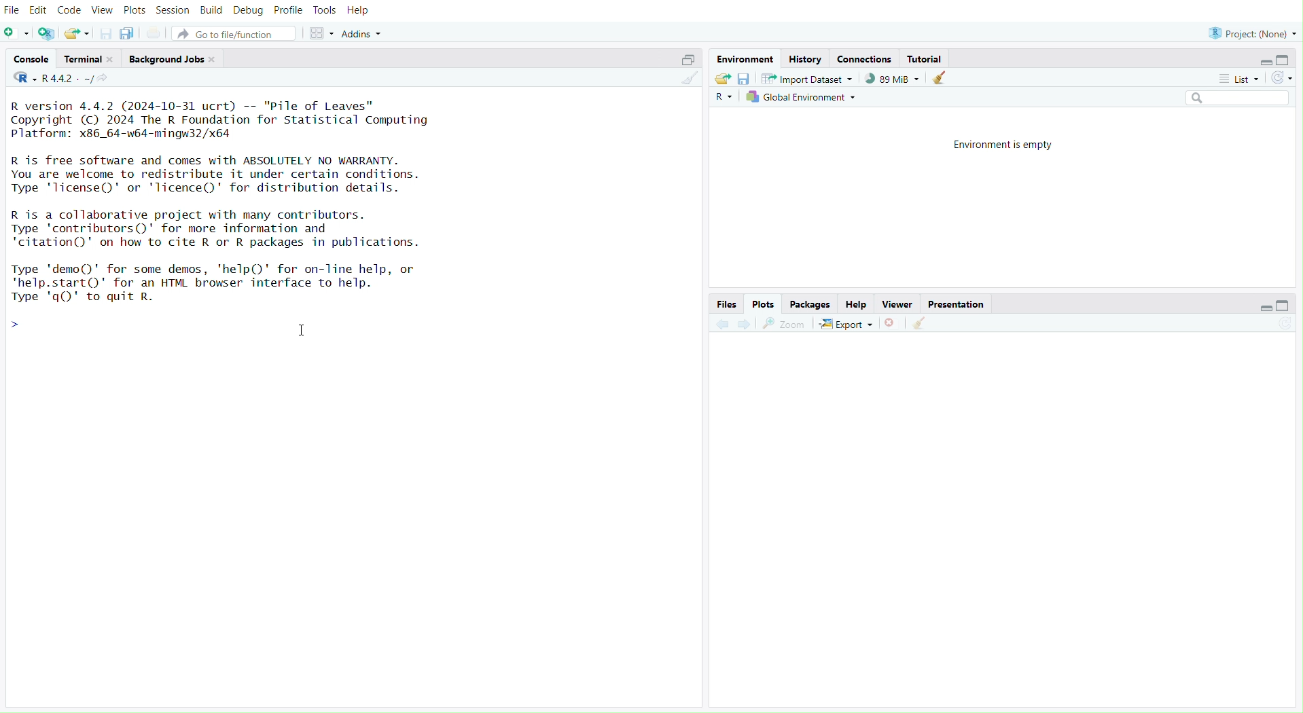 The image size is (1303, 713). What do you see at coordinates (32, 59) in the screenshot?
I see `Console` at bounding box center [32, 59].